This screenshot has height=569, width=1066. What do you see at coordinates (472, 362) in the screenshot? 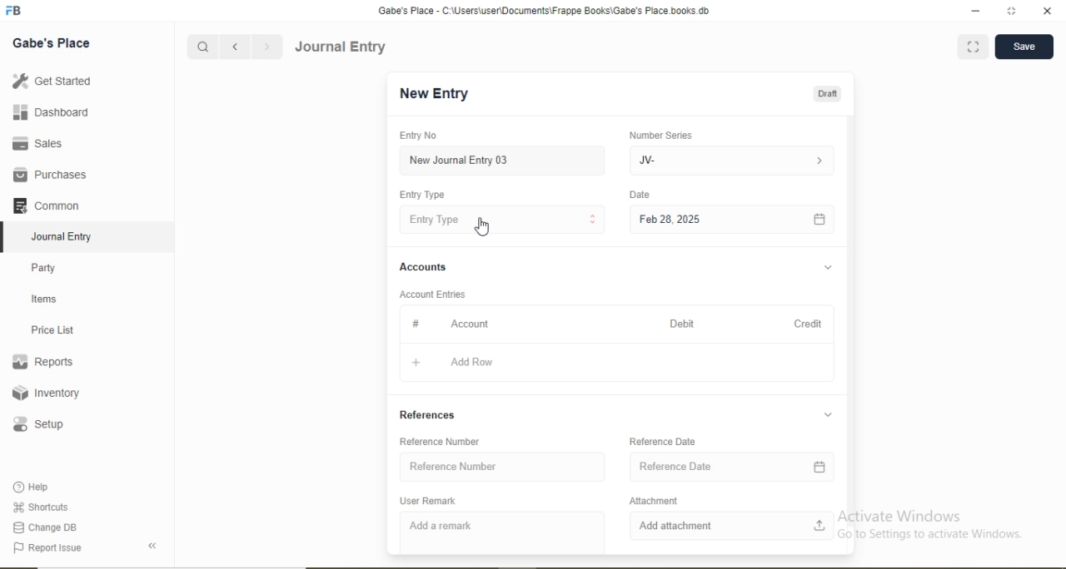
I see `Add Row` at bounding box center [472, 362].